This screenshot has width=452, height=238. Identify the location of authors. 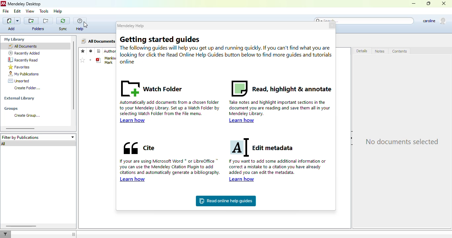
(110, 51).